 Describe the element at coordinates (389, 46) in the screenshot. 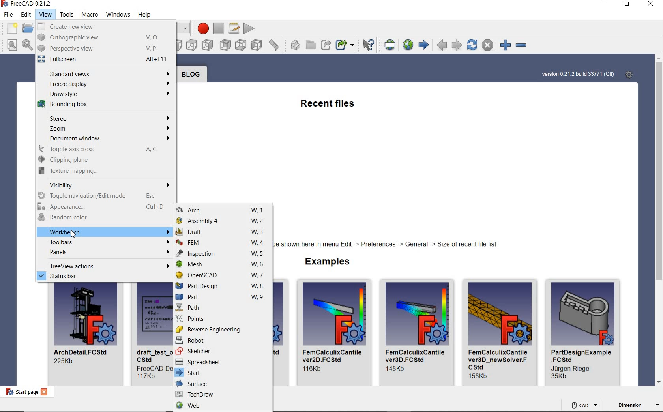

I see `set URL` at that location.